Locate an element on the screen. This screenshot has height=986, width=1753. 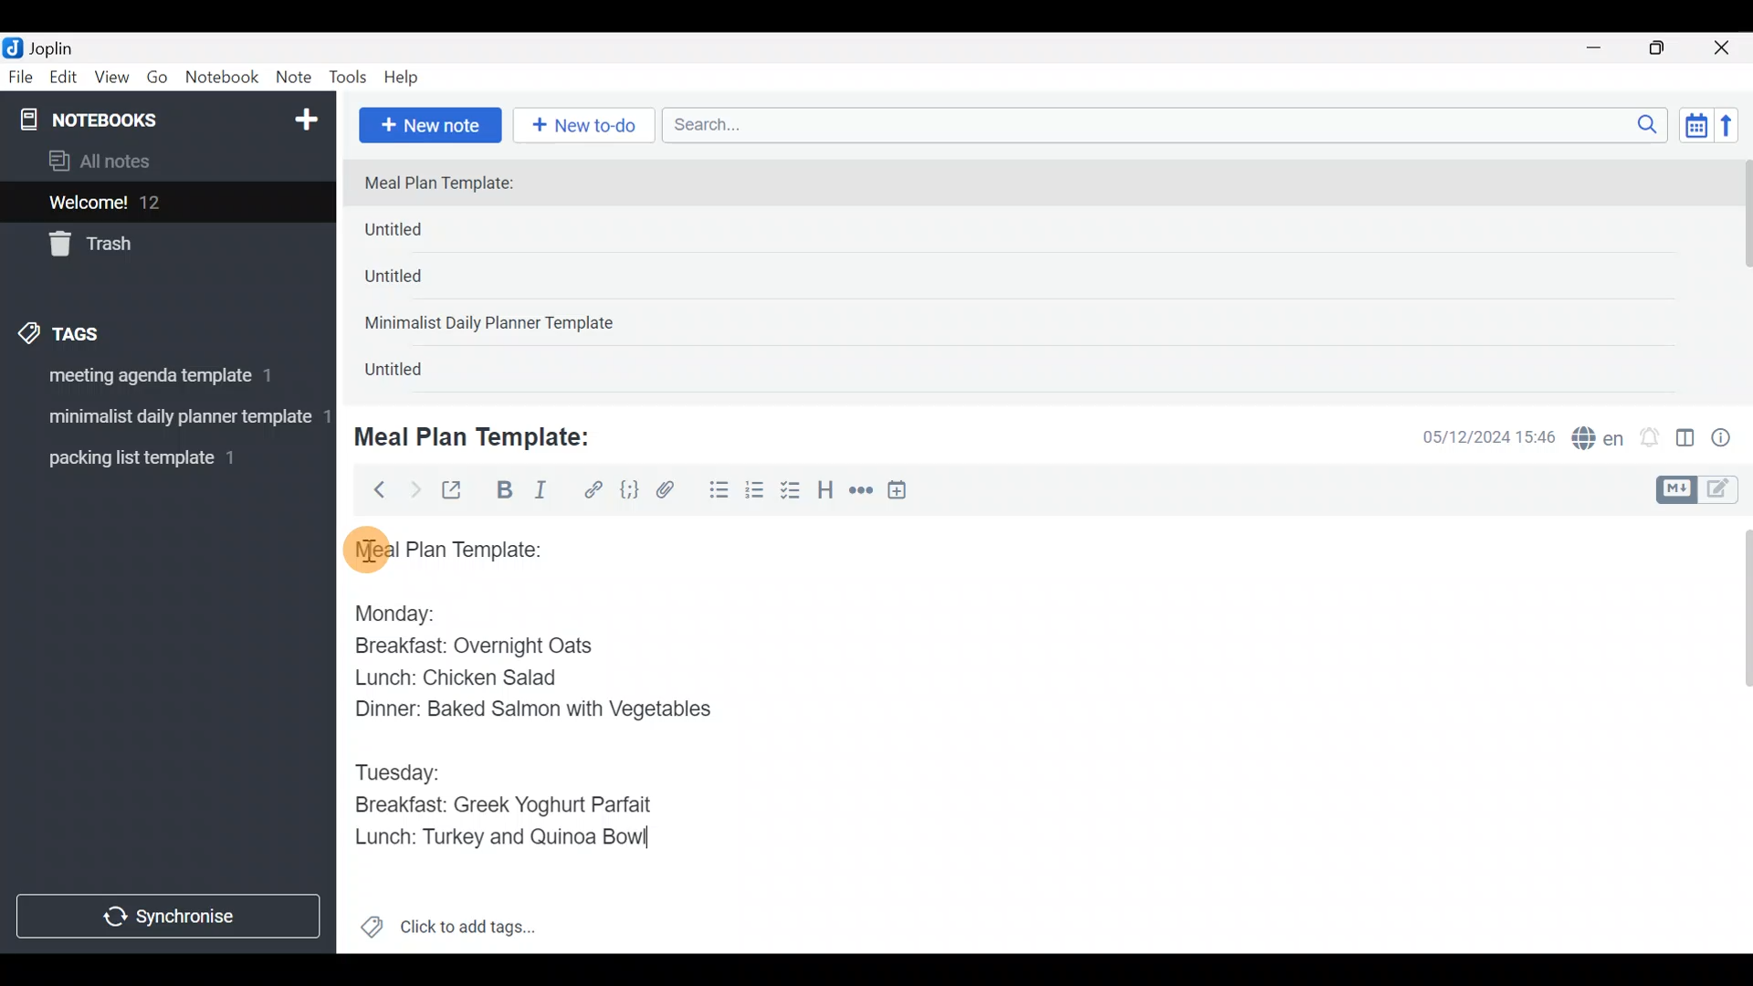
scroll bar is located at coordinates (1741, 276).